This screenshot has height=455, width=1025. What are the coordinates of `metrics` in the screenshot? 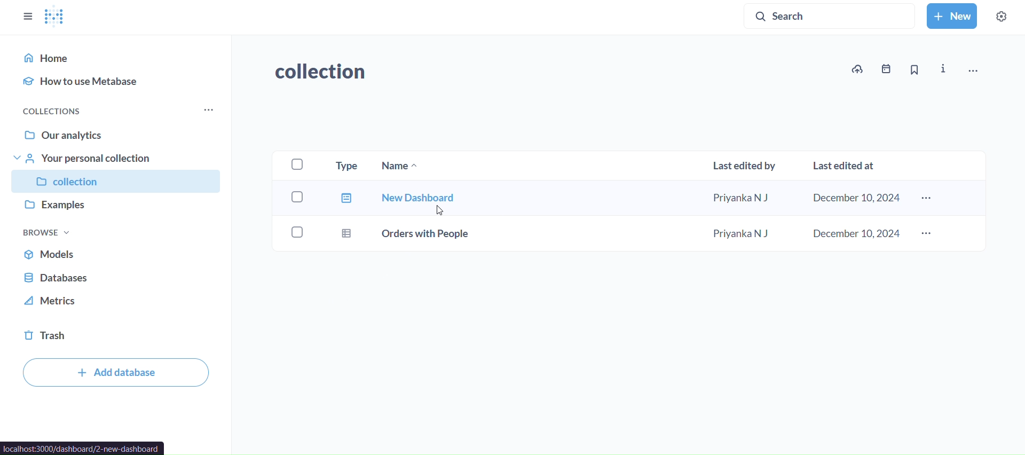 It's located at (121, 303).